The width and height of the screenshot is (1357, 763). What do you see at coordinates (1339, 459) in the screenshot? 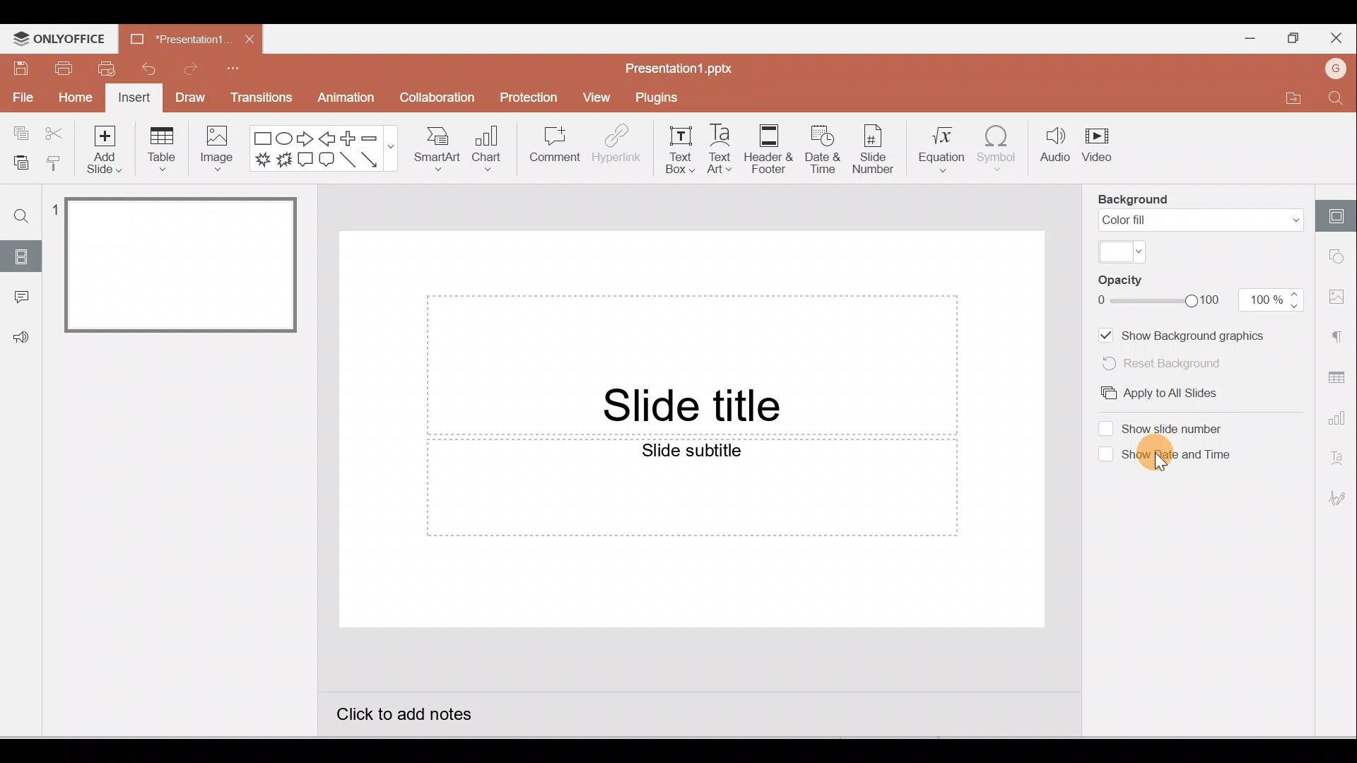
I see `Text Art settings` at bounding box center [1339, 459].